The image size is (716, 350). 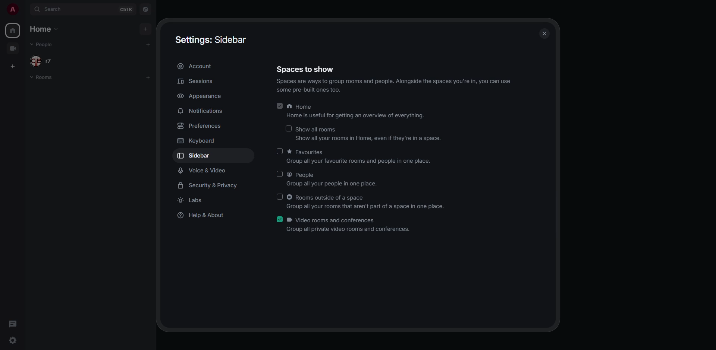 I want to click on keyboard, so click(x=198, y=140).